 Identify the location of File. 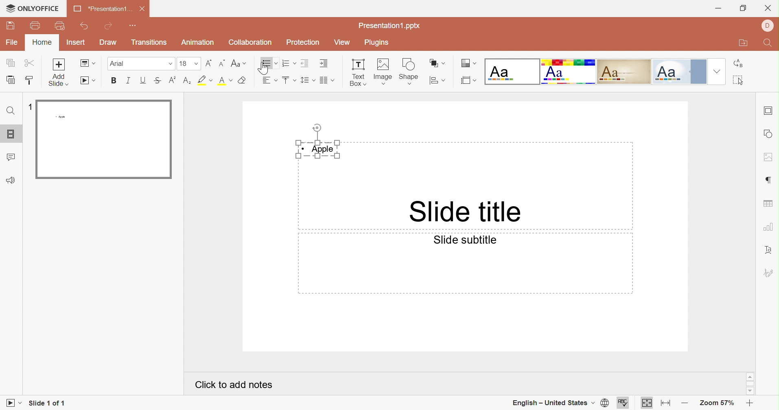
(13, 43).